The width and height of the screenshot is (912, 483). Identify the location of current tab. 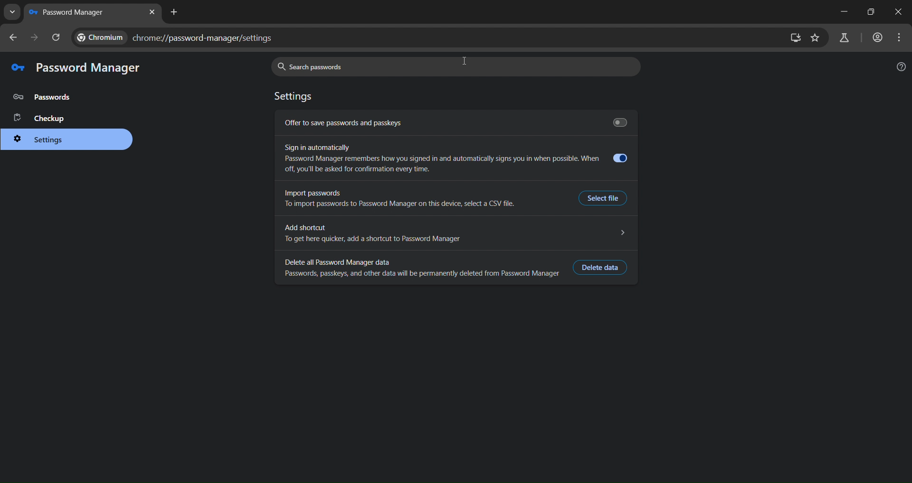
(78, 13).